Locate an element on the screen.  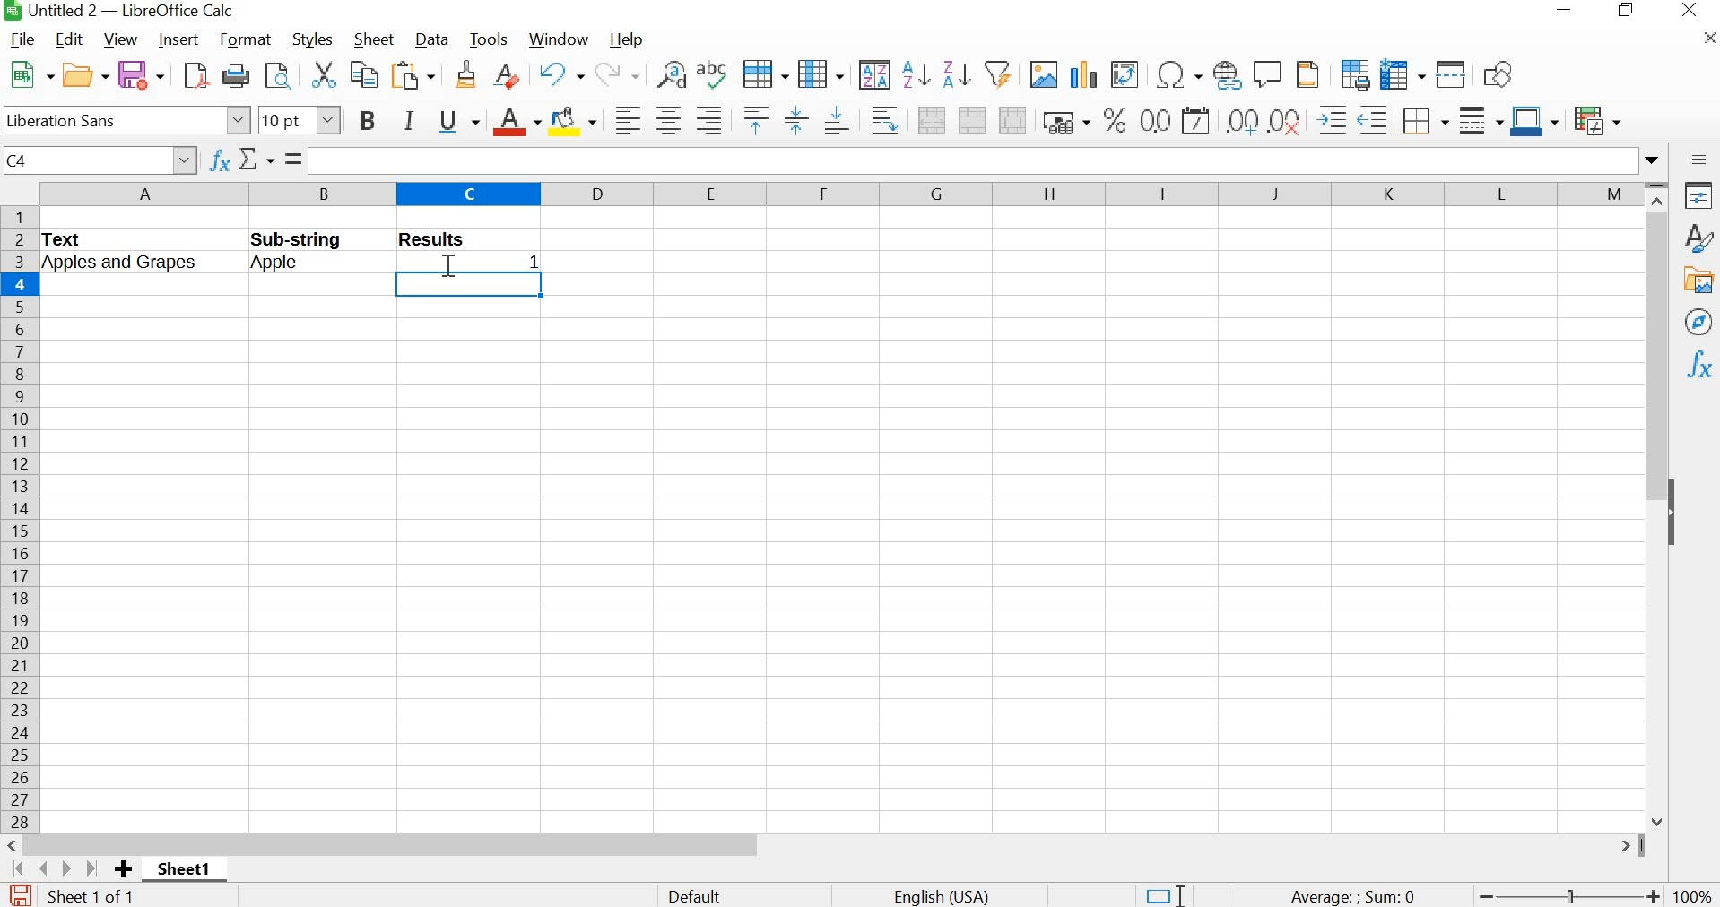
help is located at coordinates (631, 39).